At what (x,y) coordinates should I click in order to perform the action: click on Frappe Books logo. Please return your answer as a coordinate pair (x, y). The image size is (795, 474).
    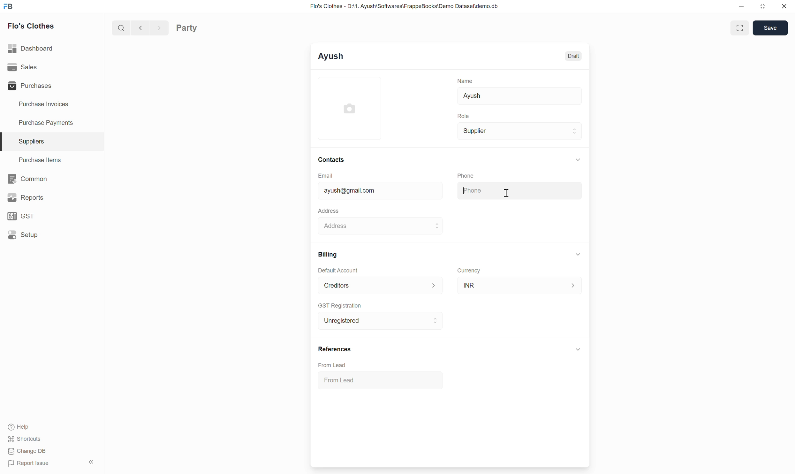
    Looking at the image, I should click on (8, 6).